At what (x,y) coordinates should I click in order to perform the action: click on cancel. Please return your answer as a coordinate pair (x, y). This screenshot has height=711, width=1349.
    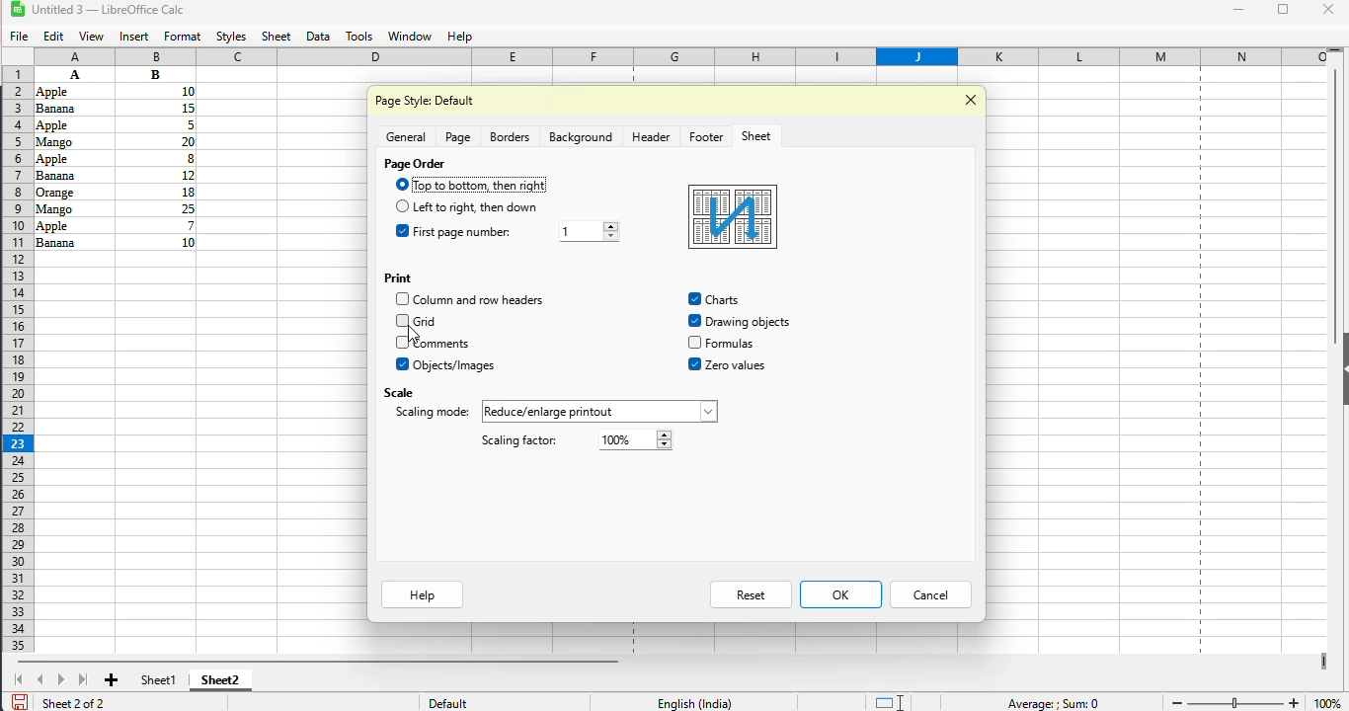
    Looking at the image, I should click on (930, 595).